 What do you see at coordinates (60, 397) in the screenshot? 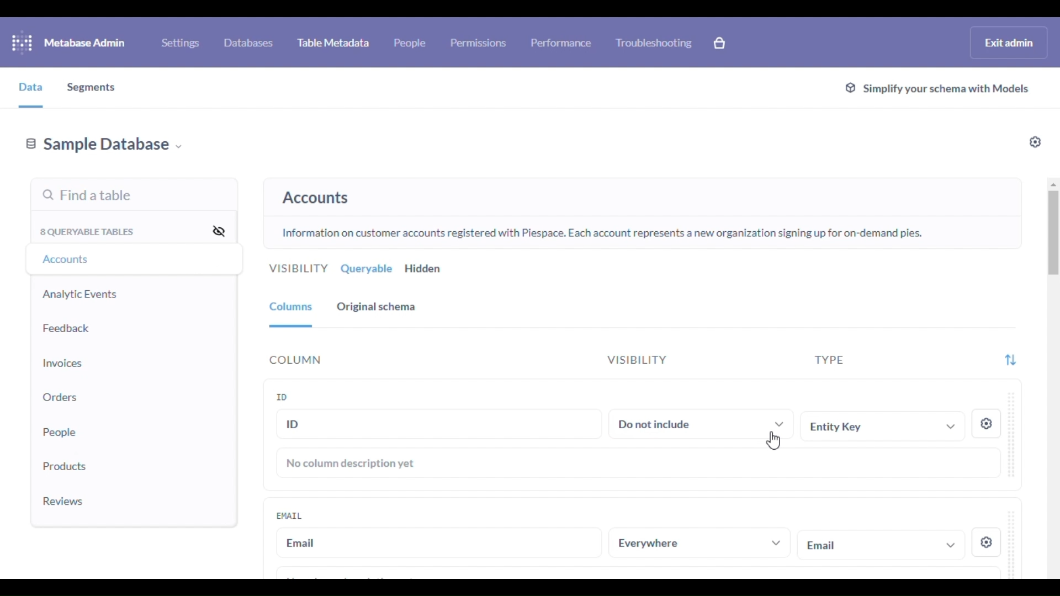
I see `orders` at bounding box center [60, 397].